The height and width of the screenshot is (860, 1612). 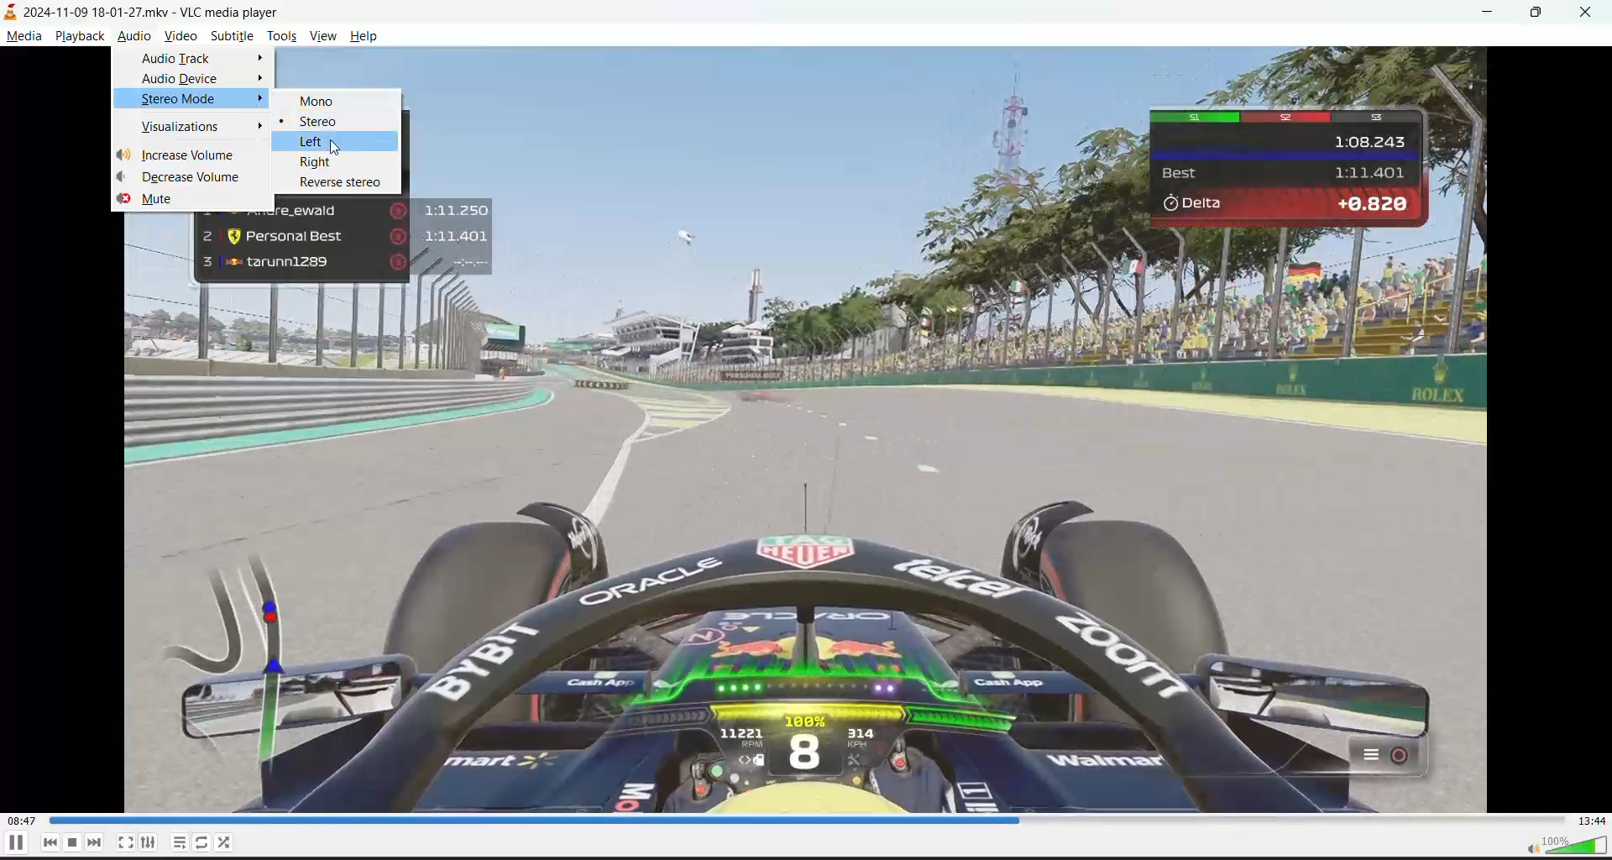 What do you see at coordinates (21, 817) in the screenshot?
I see `current track time` at bounding box center [21, 817].